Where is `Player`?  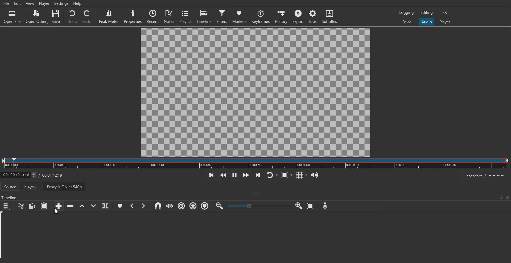
Player is located at coordinates (44, 3).